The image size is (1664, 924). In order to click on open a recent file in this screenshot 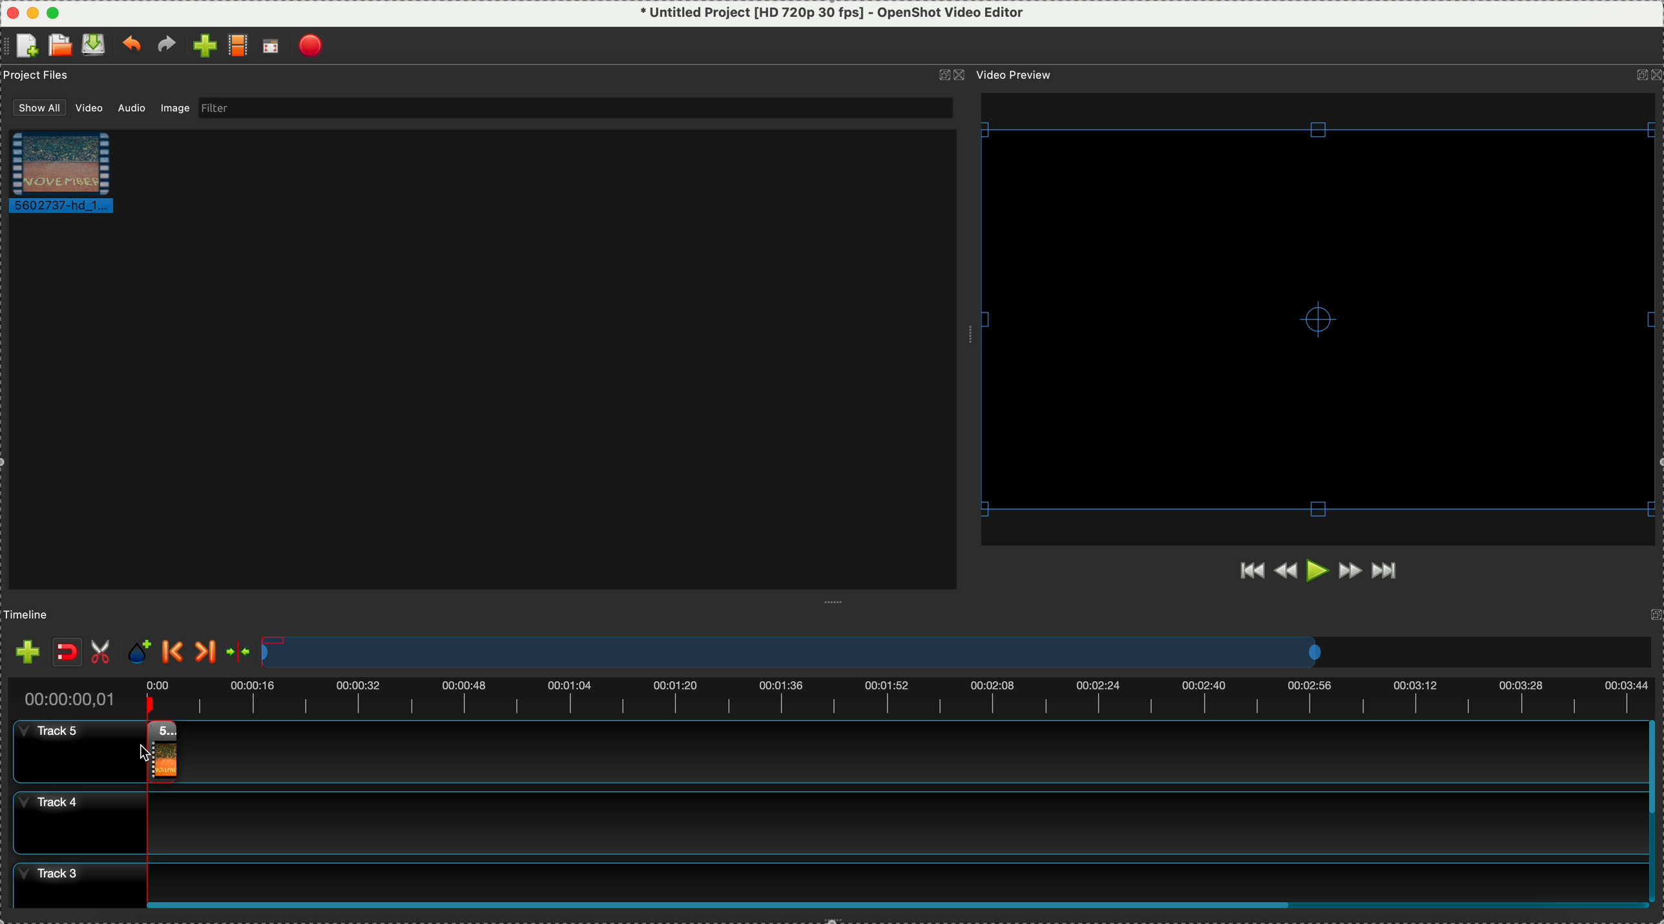, I will do `click(59, 45)`.